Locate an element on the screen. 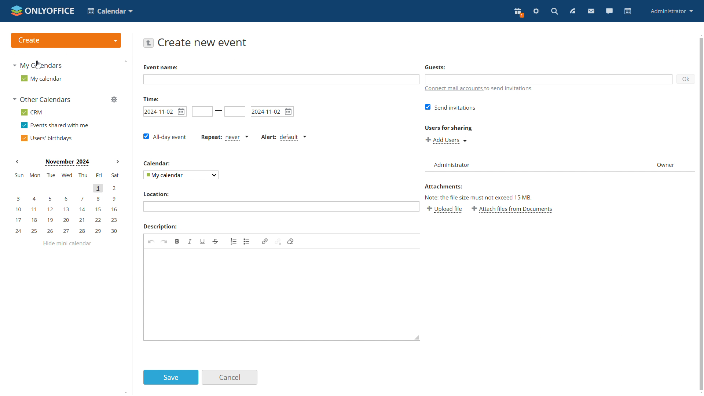 The width and height of the screenshot is (704, 396). scroll -up is located at coordinates (700, 34).